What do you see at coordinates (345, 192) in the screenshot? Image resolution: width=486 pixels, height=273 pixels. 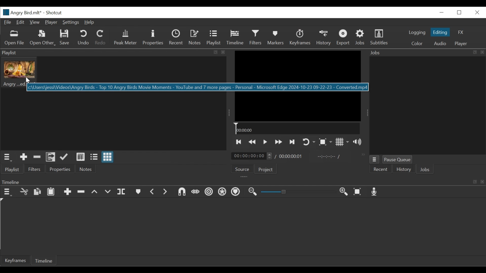 I see `Zoom in timeline` at bounding box center [345, 192].